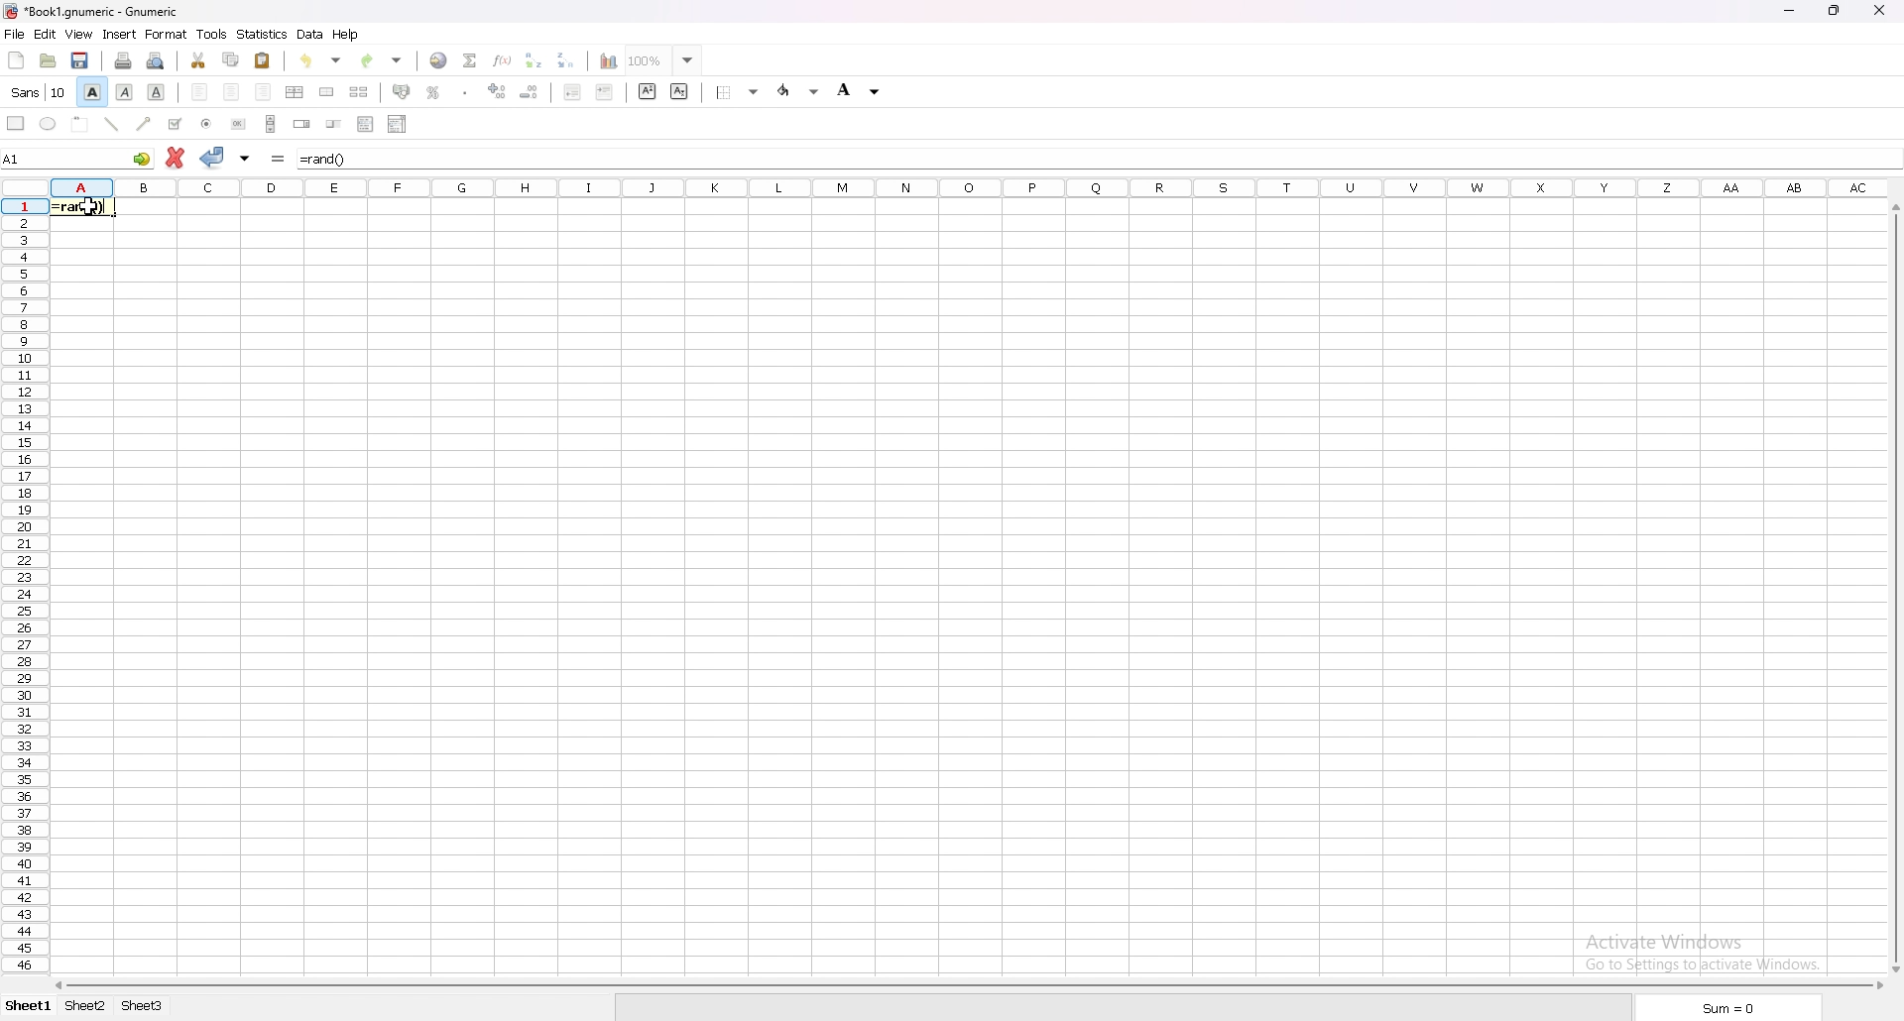  What do you see at coordinates (439, 60) in the screenshot?
I see `hyperlink` at bounding box center [439, 60].